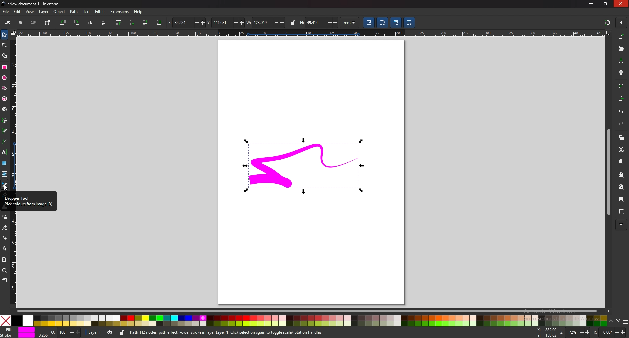 The height and width of the screenshot is (338, 629). I want to click on lock, so click(294, 23).